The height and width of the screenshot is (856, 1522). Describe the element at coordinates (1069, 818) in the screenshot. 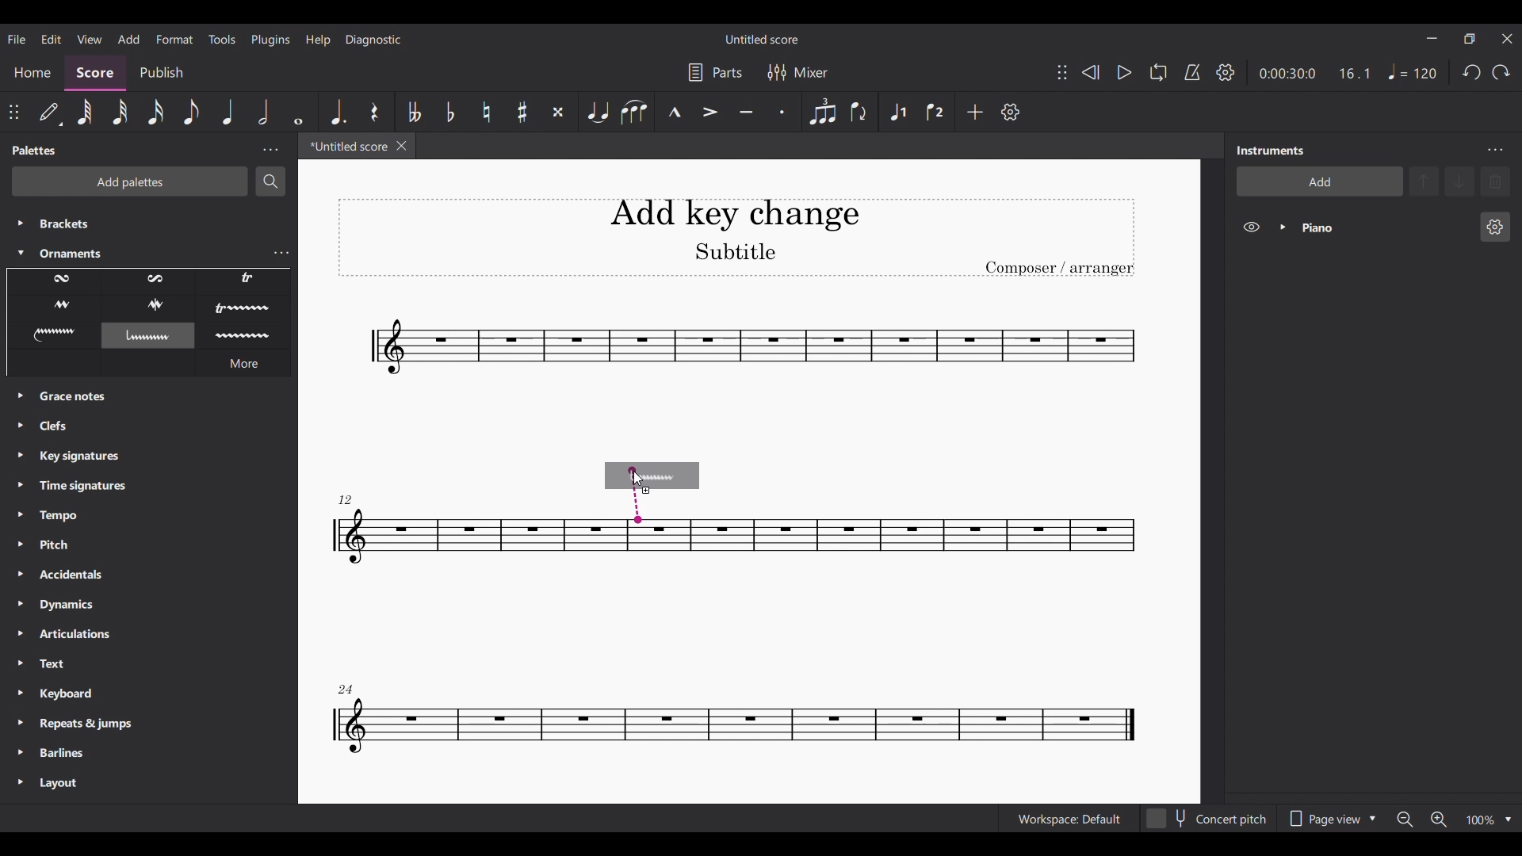

I see `Workspace: default` at that location.